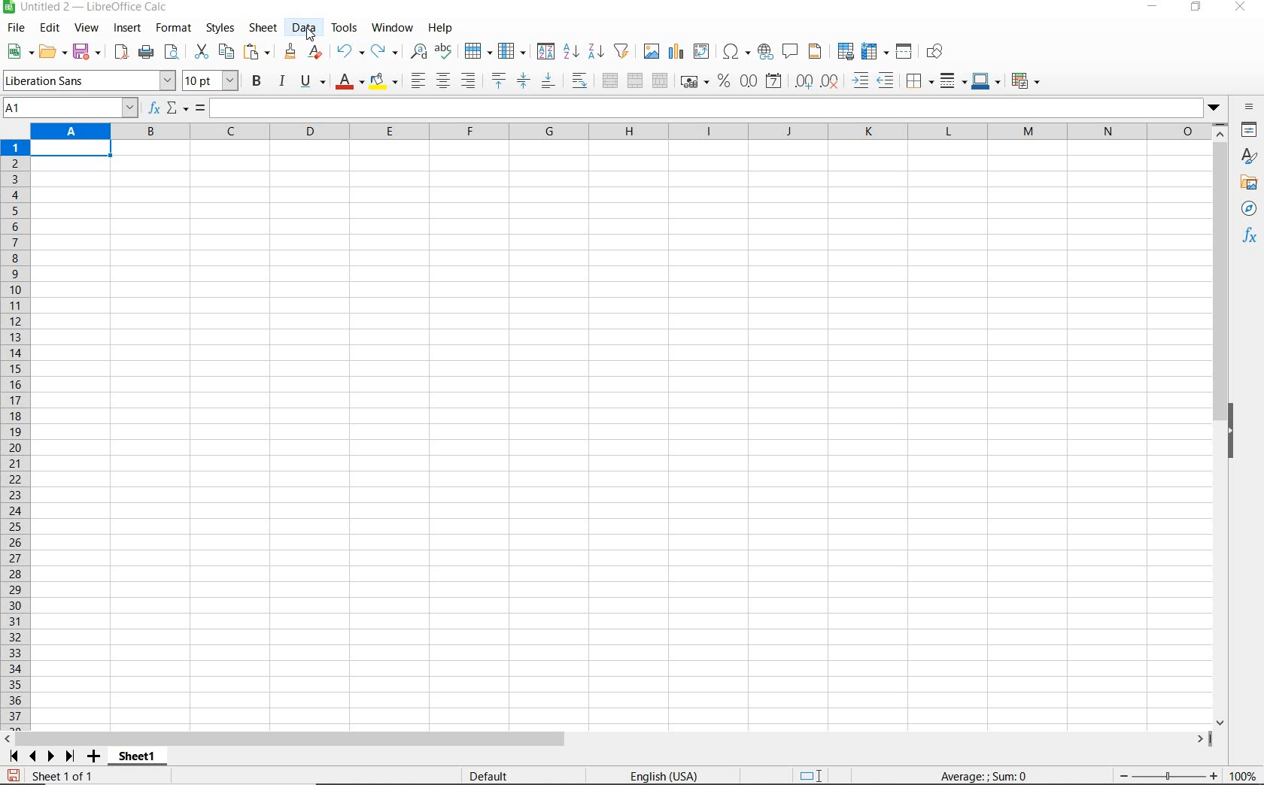 The width and height of the screenshot is (1264, 785). What do you see at coordinates (392, 26) in the screenshot?
I see `window` at bounding box center [392, 26].